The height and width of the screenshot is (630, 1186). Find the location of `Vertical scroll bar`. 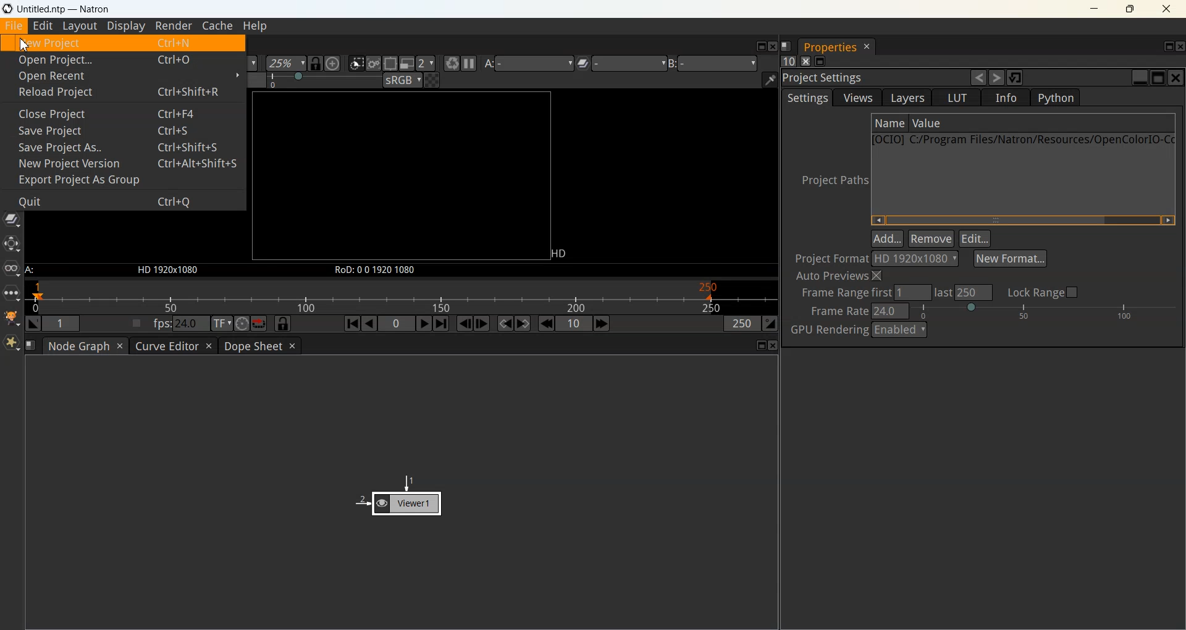

Vertical scroll bar is located at coordinates (1022, 220).